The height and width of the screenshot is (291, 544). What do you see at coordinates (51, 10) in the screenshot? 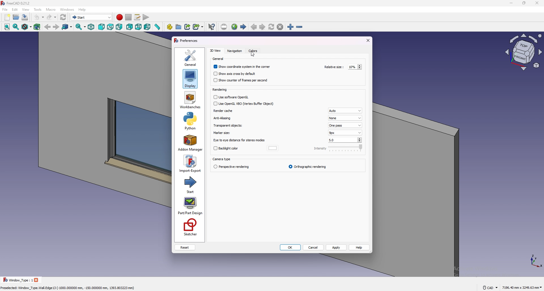
I see `macro` at bounding box center [51, 10].